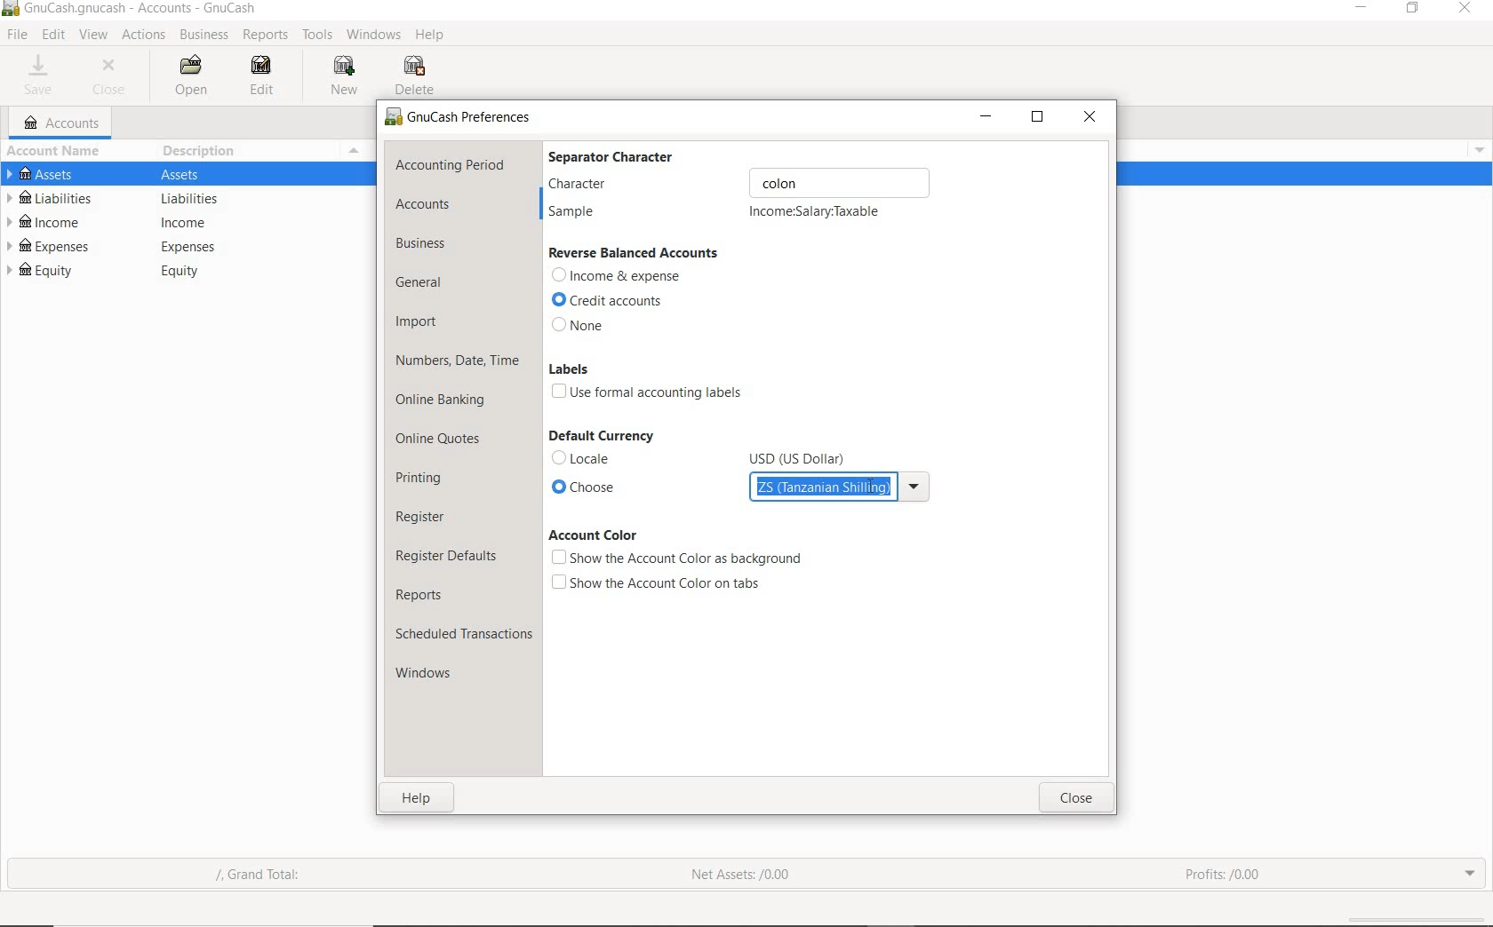  What do you see at coordinates (187, 275) in the screenshot?
I see `` at bounding box center [187, 275].